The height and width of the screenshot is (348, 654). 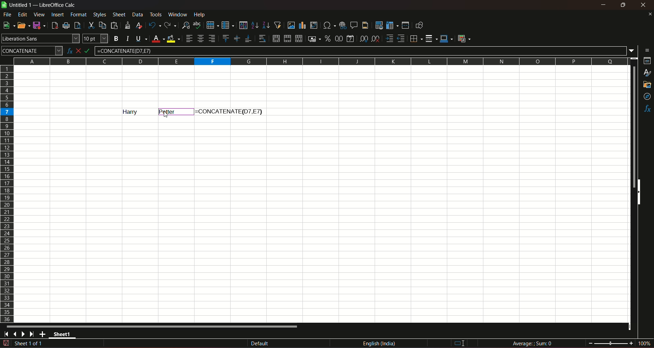 What do you see at coordinates (447, 38) in the screenshot?
I see `border color` at bounding box center [447, 38].